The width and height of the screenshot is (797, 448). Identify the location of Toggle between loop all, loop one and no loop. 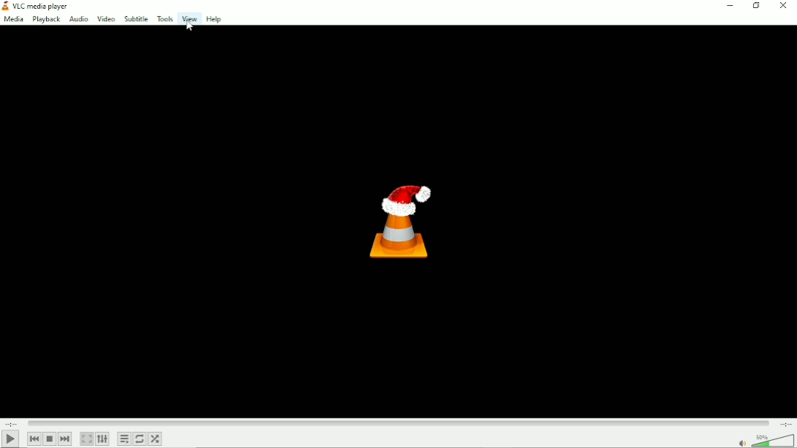
(139, 439).